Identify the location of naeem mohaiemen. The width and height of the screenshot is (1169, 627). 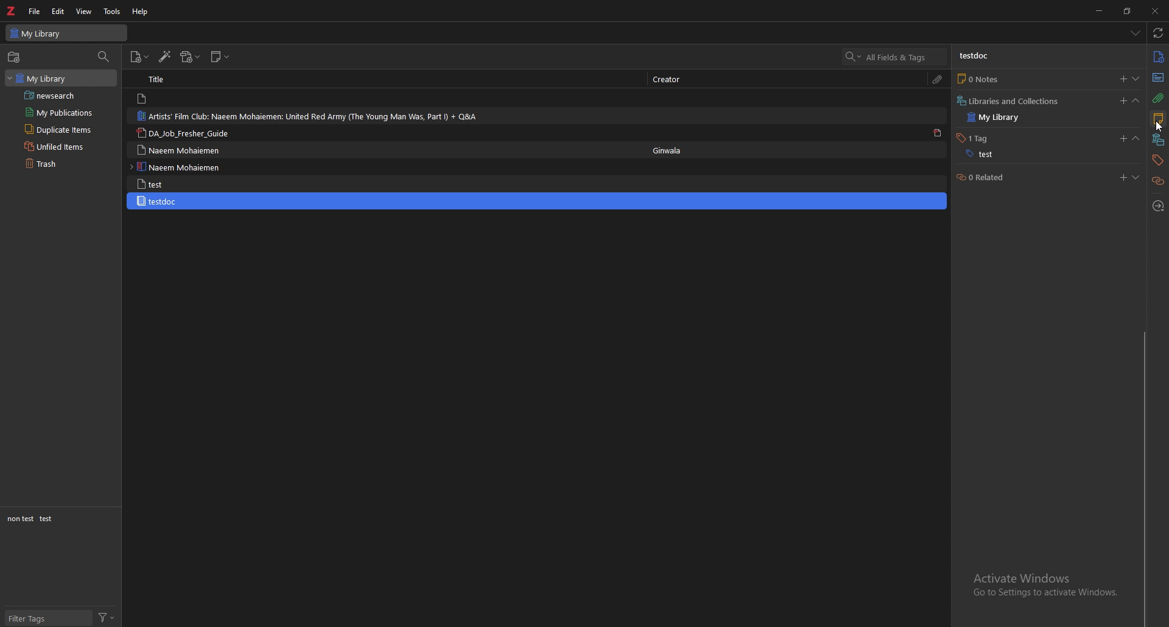
(181, 150).